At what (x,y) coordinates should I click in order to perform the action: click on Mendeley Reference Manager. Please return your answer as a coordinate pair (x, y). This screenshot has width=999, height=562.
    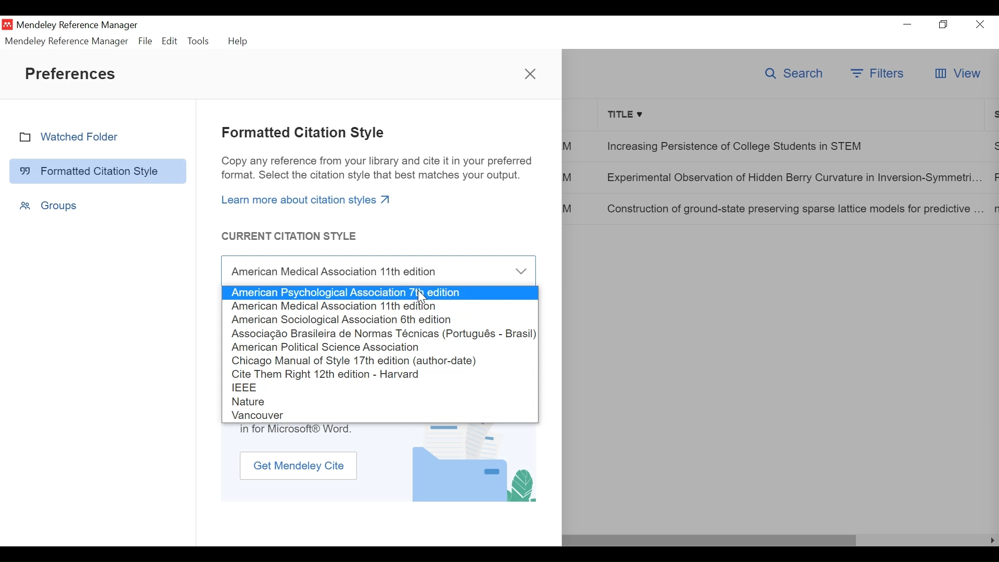
    Looking at the image, I should click on (67, 41).